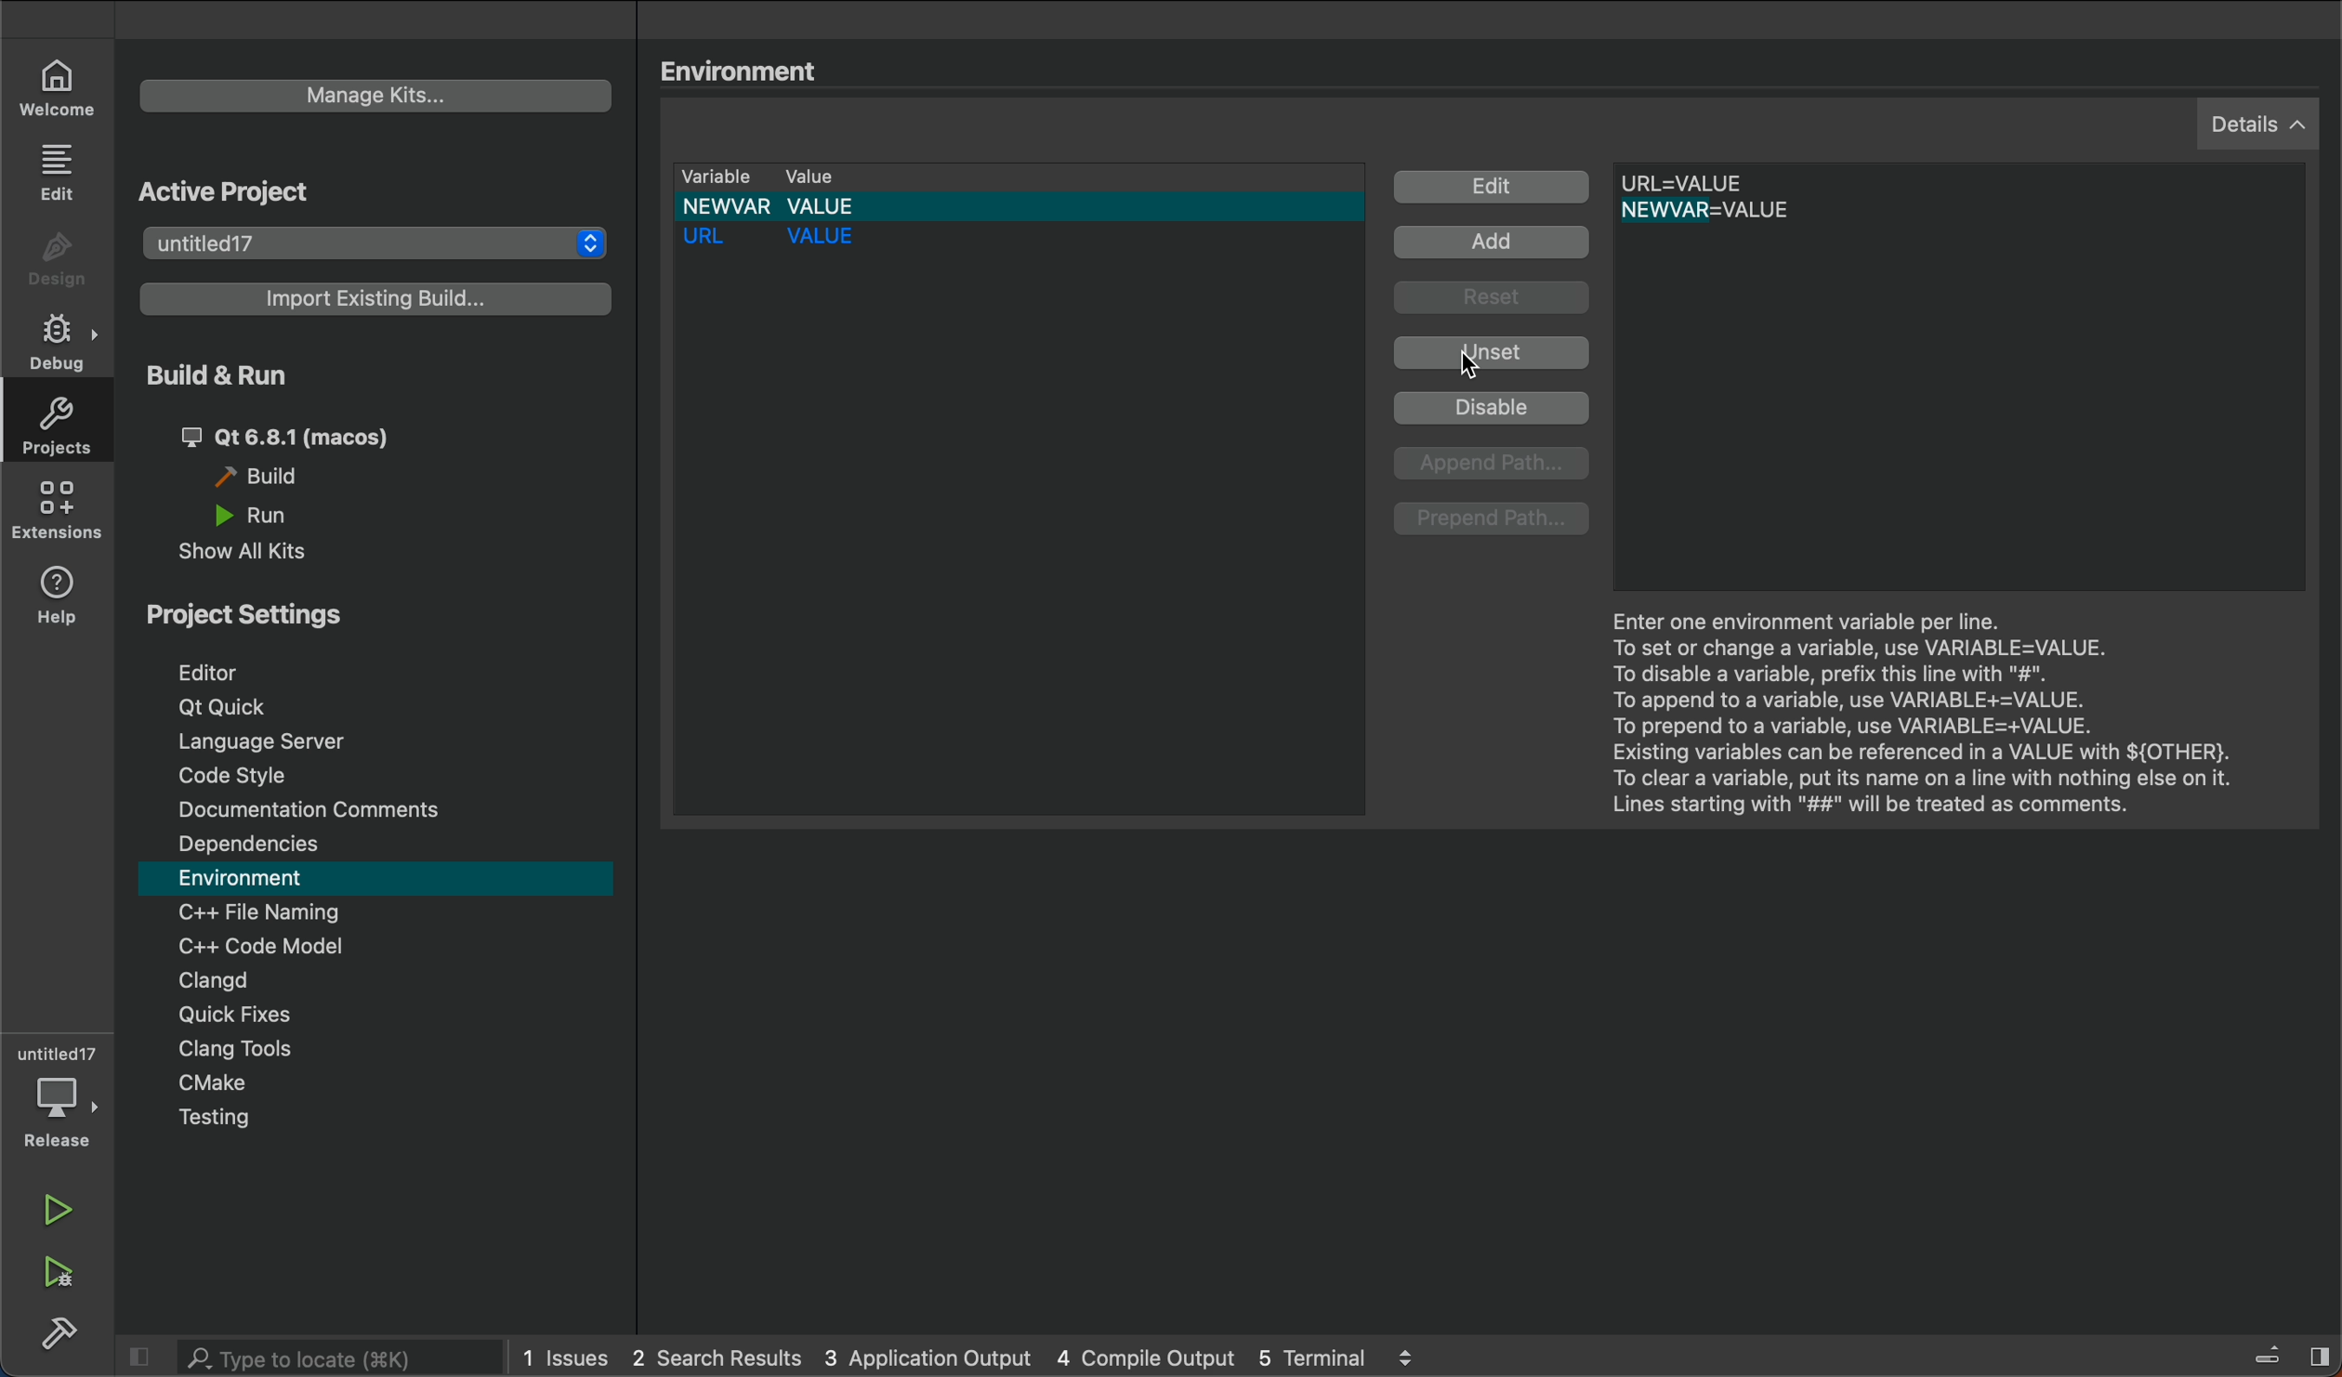 This screenshot has height=1377, width=2342. I want to click on clangd, so click(208, 979).